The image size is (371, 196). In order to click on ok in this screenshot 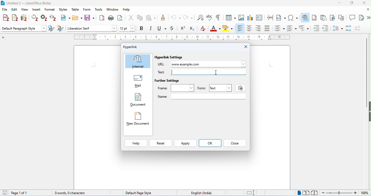, I will do `click(211, 143)`.